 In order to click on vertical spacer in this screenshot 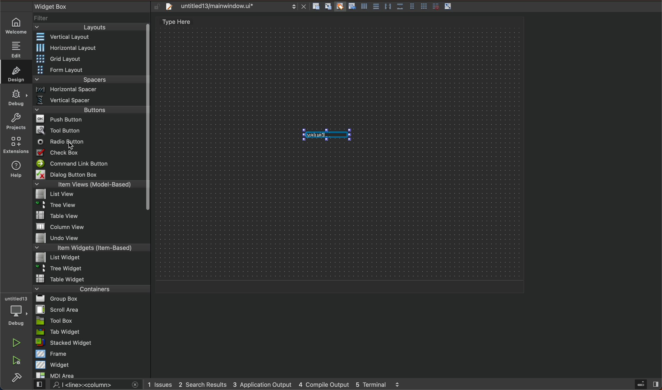, I will do `click(89, 101)`.